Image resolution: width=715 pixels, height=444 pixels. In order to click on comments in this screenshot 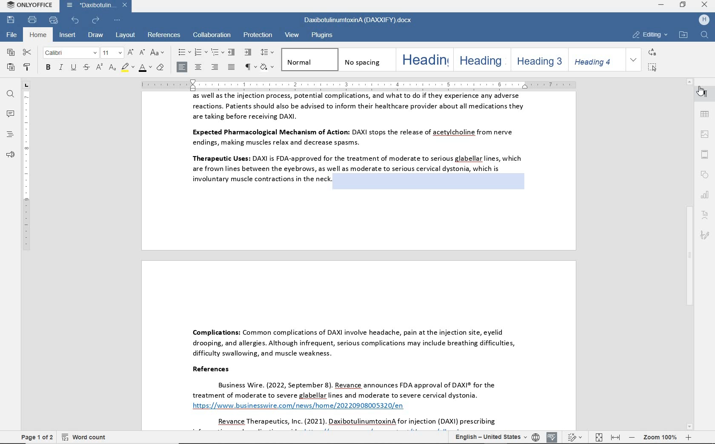, I will do `click(10, 114)`.